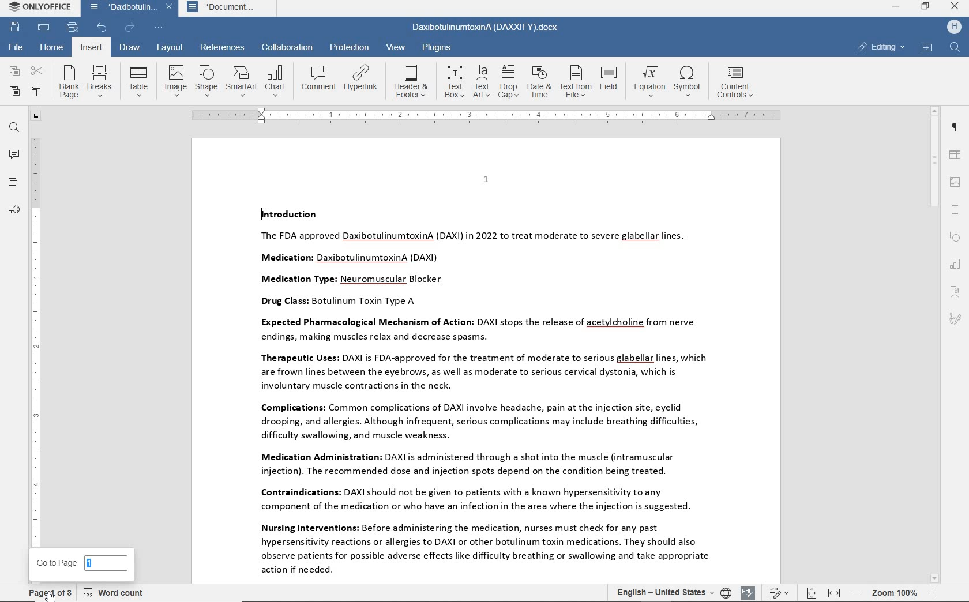  Describe the element at coordinates (726, 592) in the screenshot. I see `set document language` at that location.